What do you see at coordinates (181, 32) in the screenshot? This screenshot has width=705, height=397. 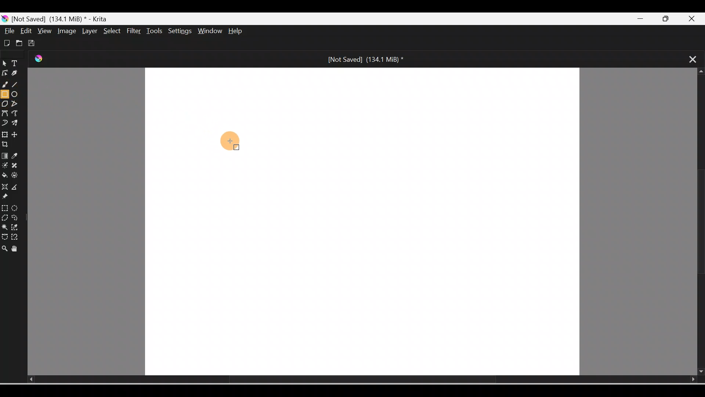 I see `Settings` at bounding box center [181, 32].